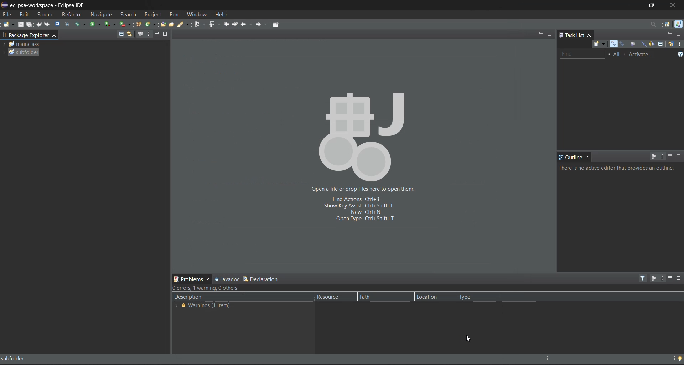 The height and width of the screenshot is (365, 684). I want to click on close, so click(207, 280).